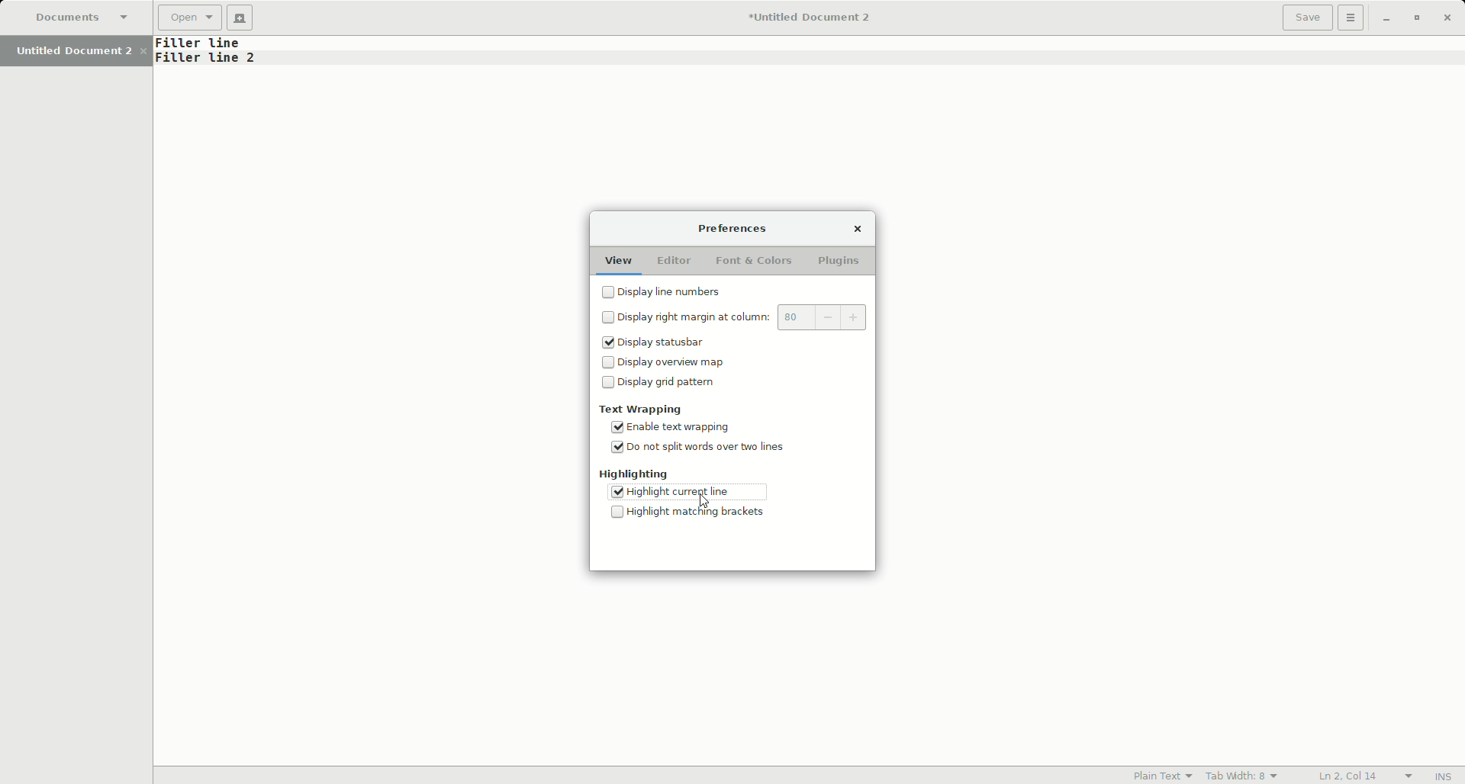 The height and width of the screenshot is (784, 1465). I want to click on INS, so click(1444, 776).